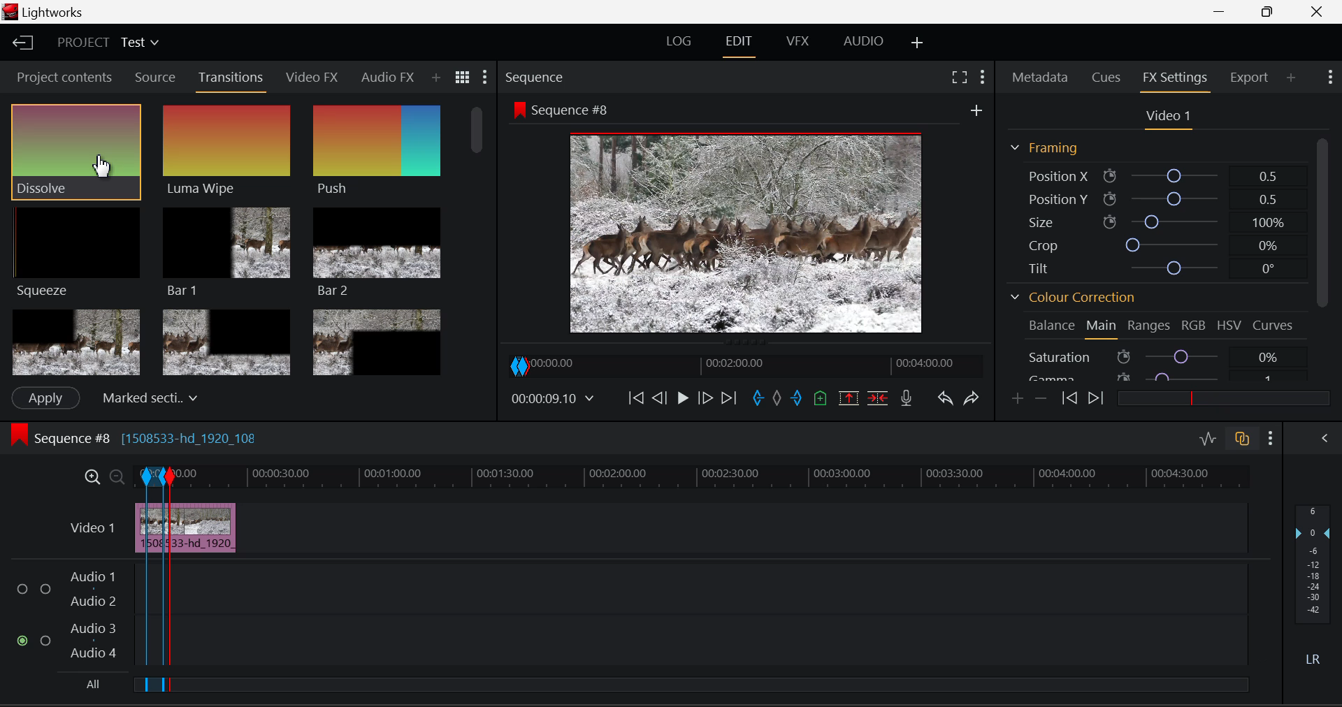 The image size is (1342, 707). I want to click on Video Layer, so click(92, 527).